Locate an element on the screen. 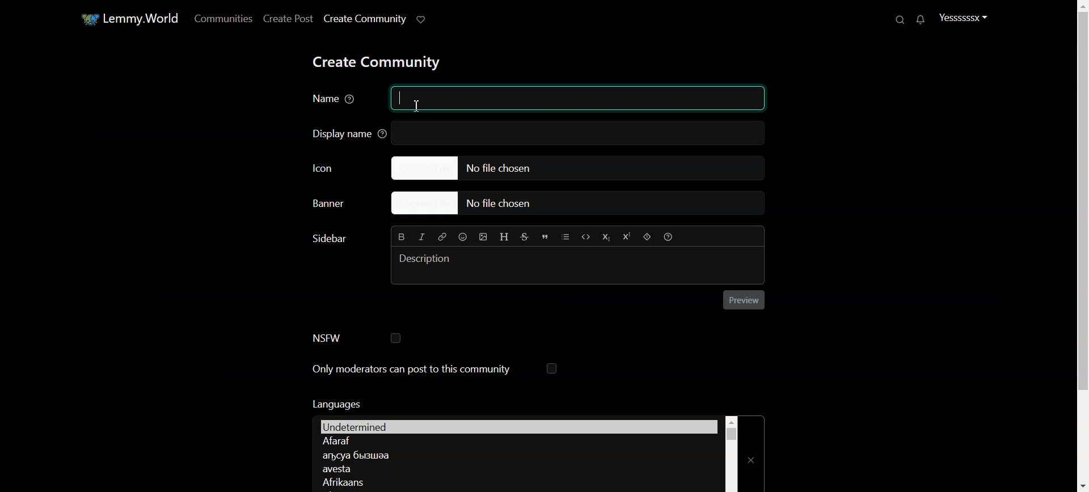 Image resolution: width=1089 pixels, height=492 pixels. typing is located at coordinates (578, 99).